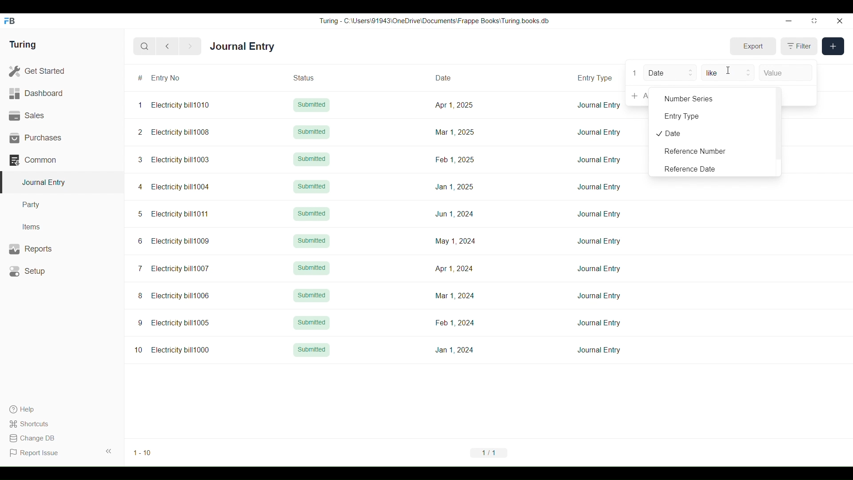 The height and width of the screenshot is (480, 853). I want to click on 9 Electricity bill1005, so click(174, 323).